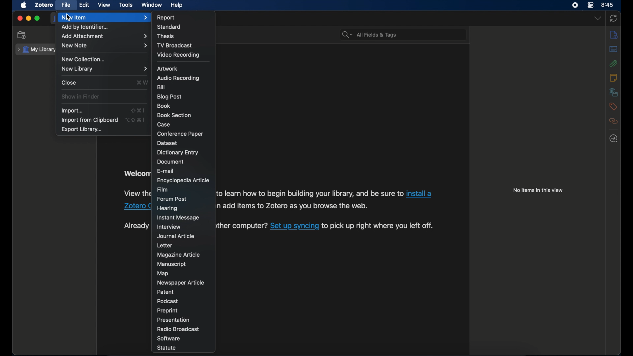 The height and width of the screenshot is (356, 633). What do you see at coordinates (104, 36) in the screenshot?
I see `add attachment` at bounding box center [104, 36].